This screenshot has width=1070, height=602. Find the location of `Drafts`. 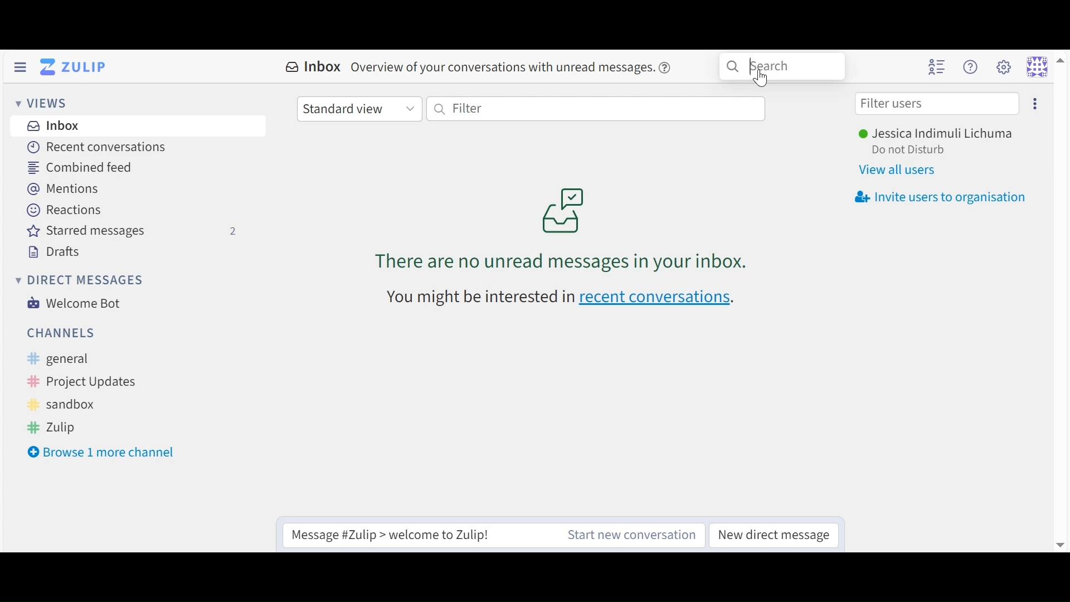

Drafts is located at coordinates (55, 251).